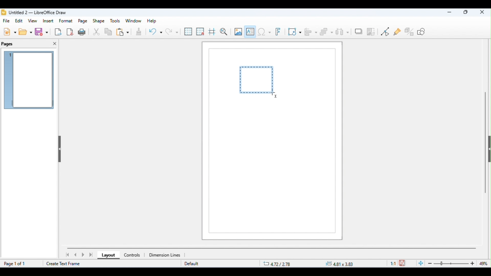 The height and width of the screenshot is (276, 491). Describe the element at coordinates (155, 32) in the screenshot. I see `undo` at that location.